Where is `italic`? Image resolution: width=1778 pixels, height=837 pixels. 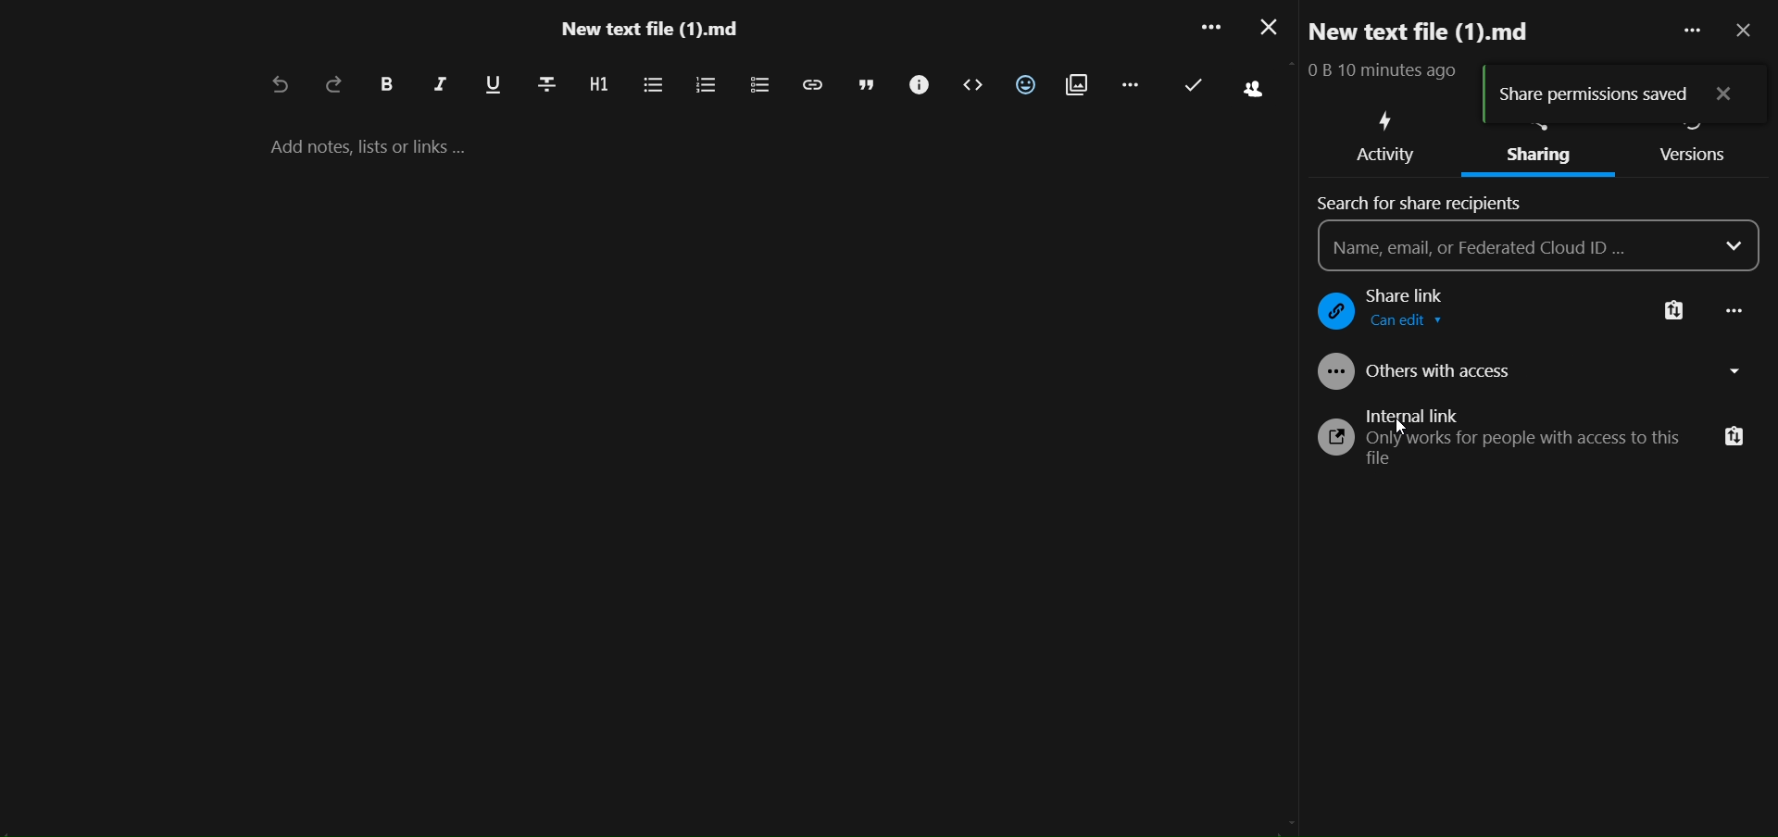
italic is located at coordinates (440, 88).